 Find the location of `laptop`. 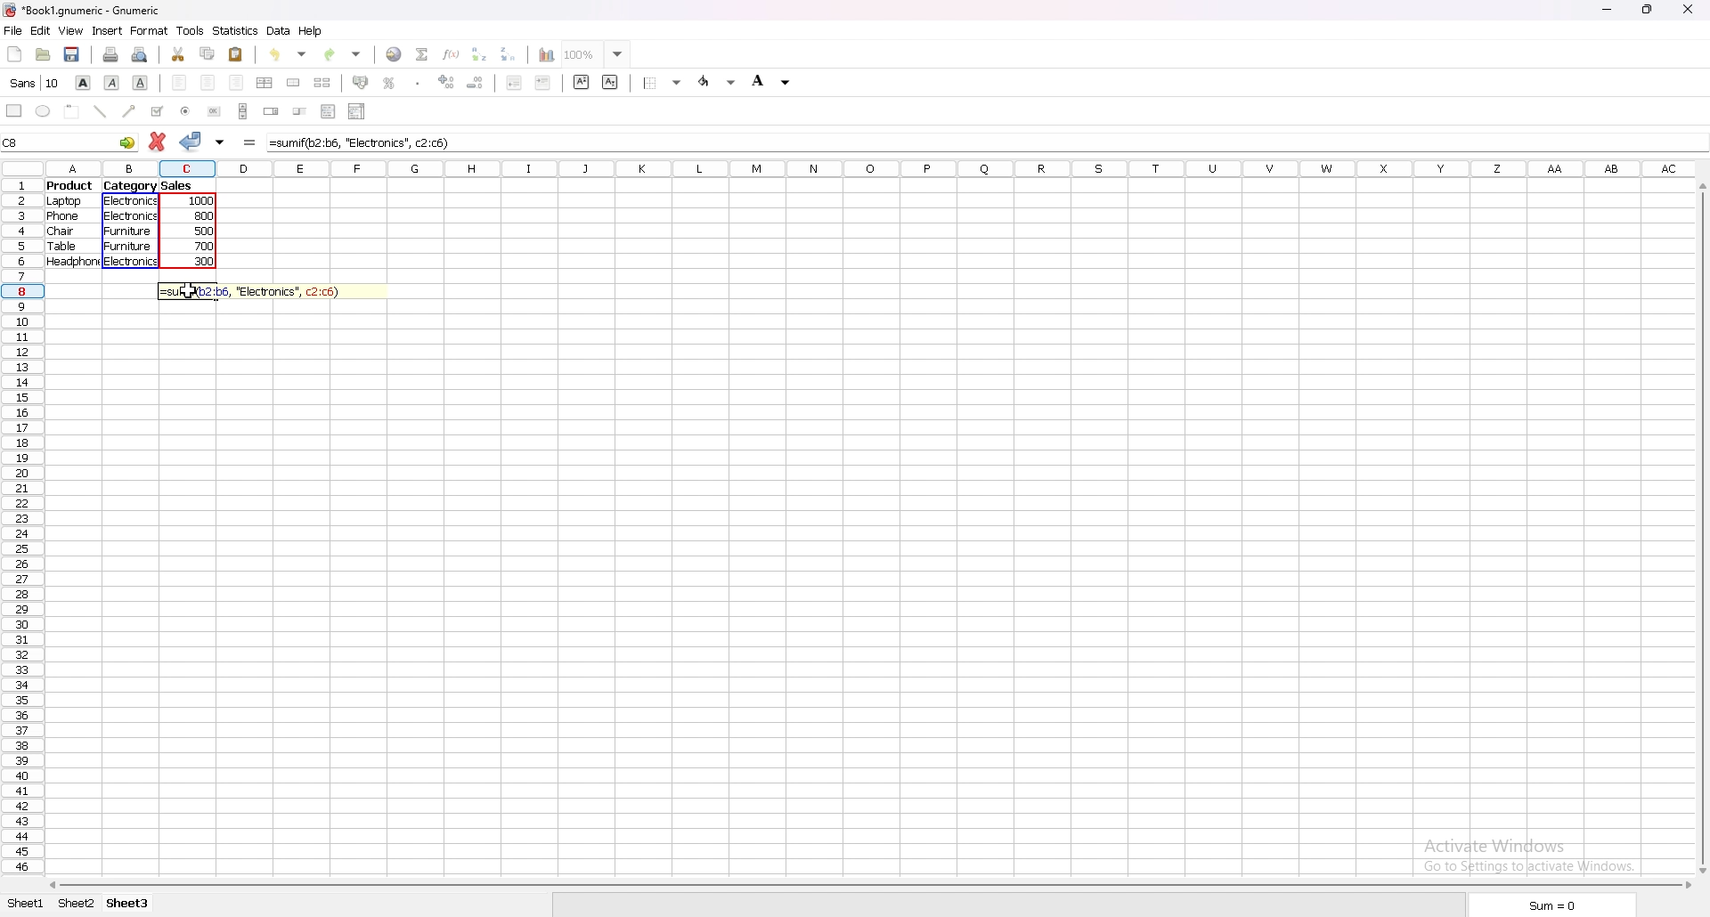

laptop is located at coordinates (68, 201).